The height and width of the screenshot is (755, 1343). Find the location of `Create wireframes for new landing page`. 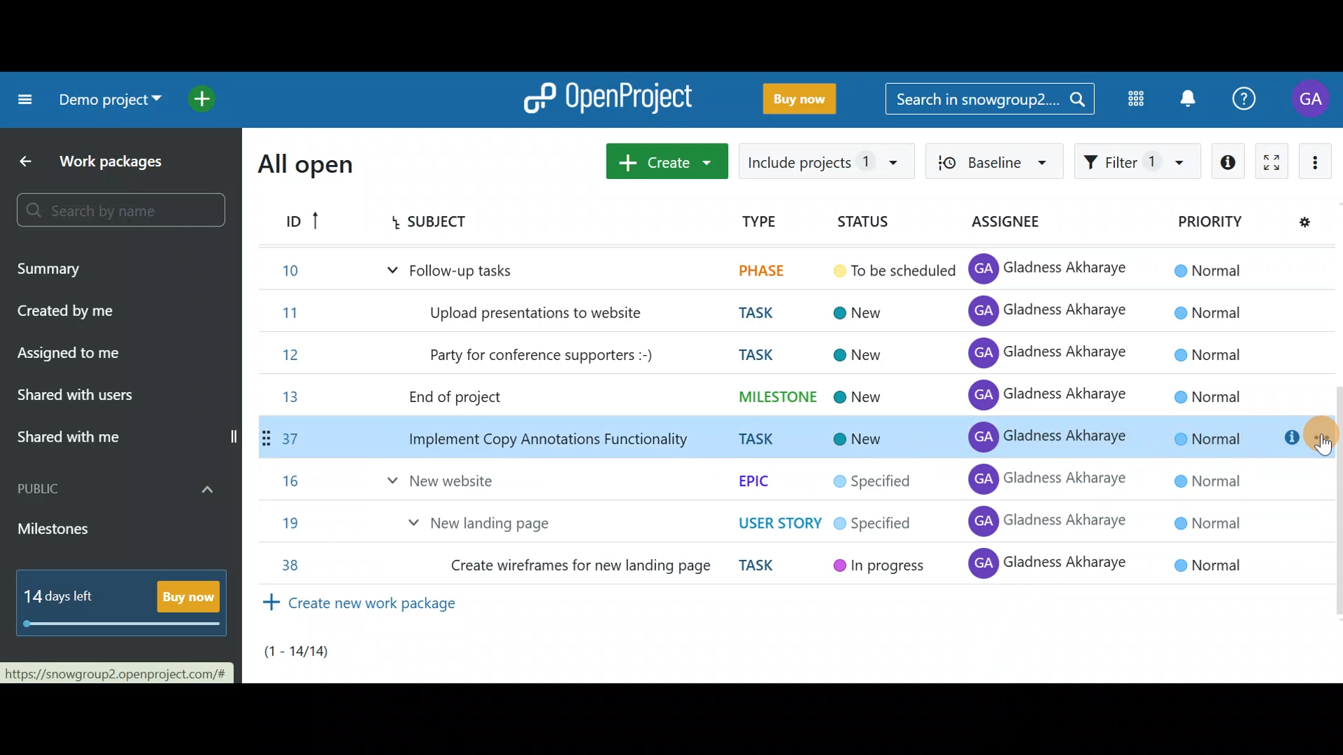

Create wireframes for new landing page is located at coordinates (582, 568).